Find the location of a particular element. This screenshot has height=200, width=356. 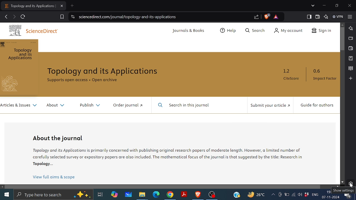

Submit your article is located at coordinates (271, 105).